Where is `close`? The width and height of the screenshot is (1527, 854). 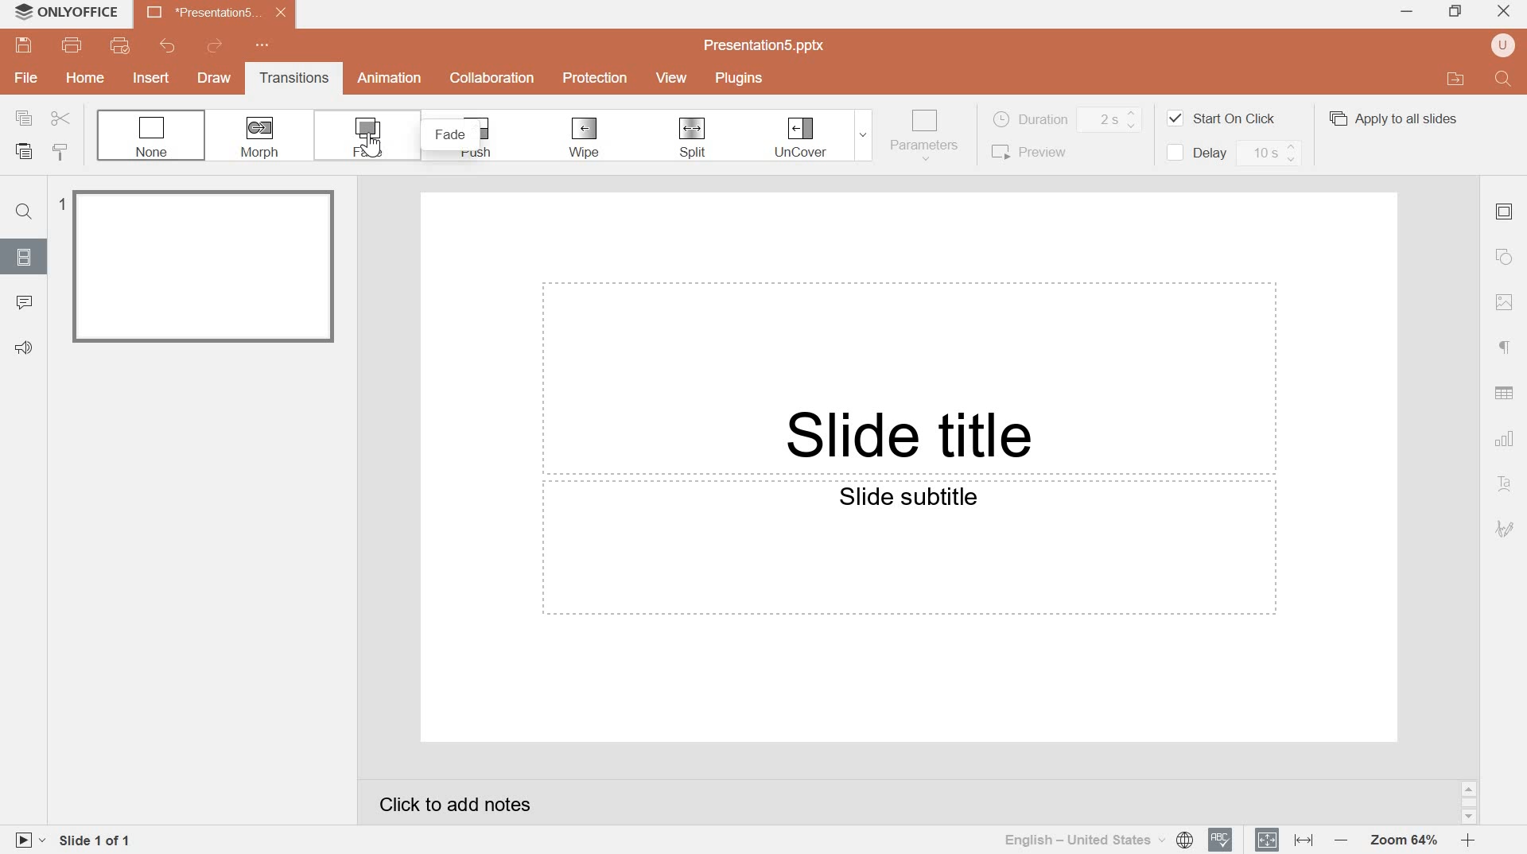 close is located at coordinates (1504, 10).